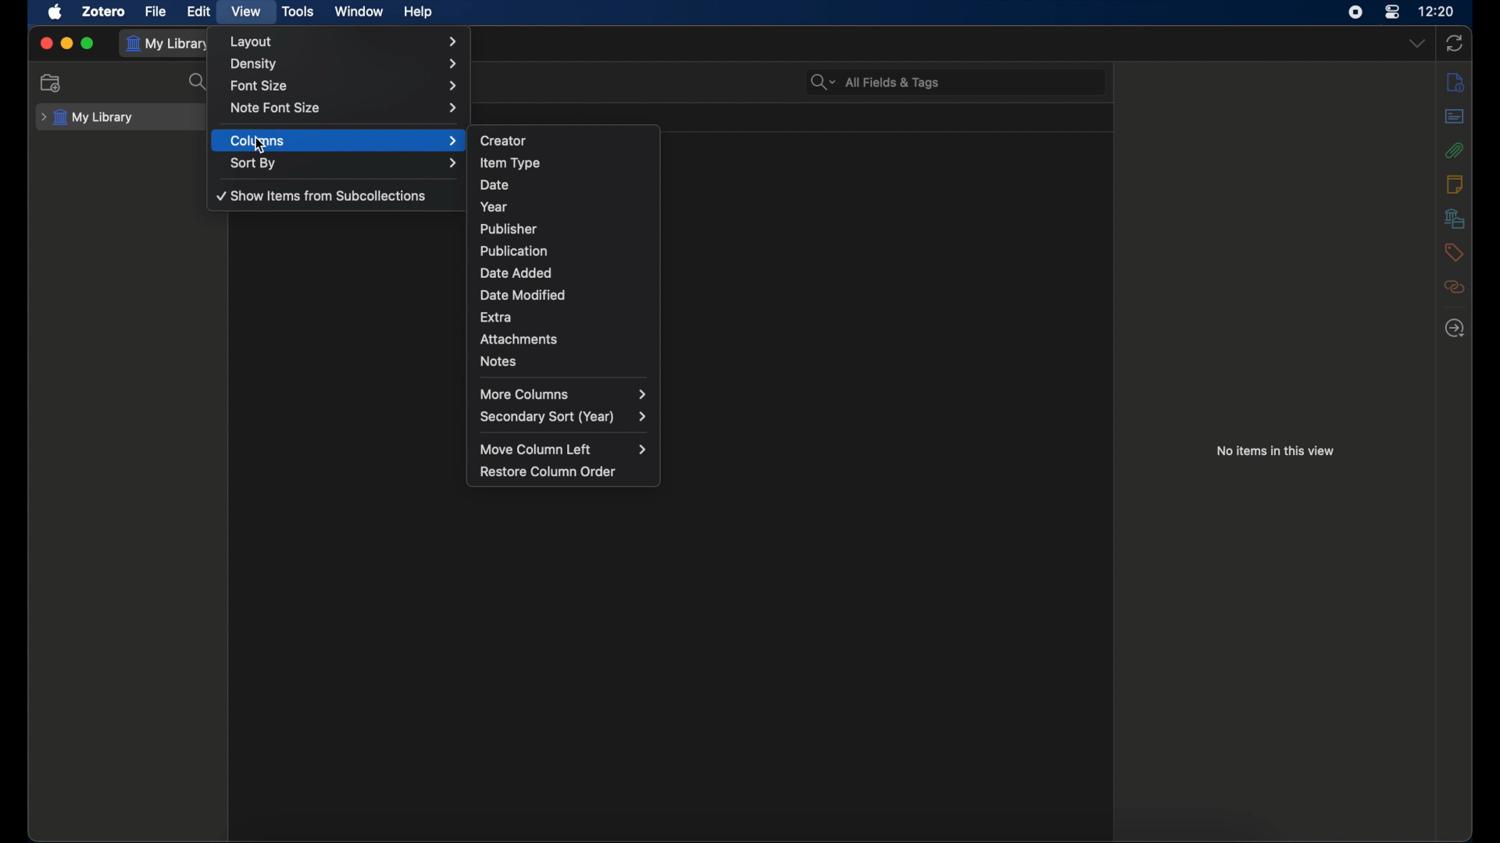 The width and height of the screenshot is (1500, 843). What do you see at coordinates (259, 144) in the screenshot?
I see `cursor` at bounding box center [259, 144].